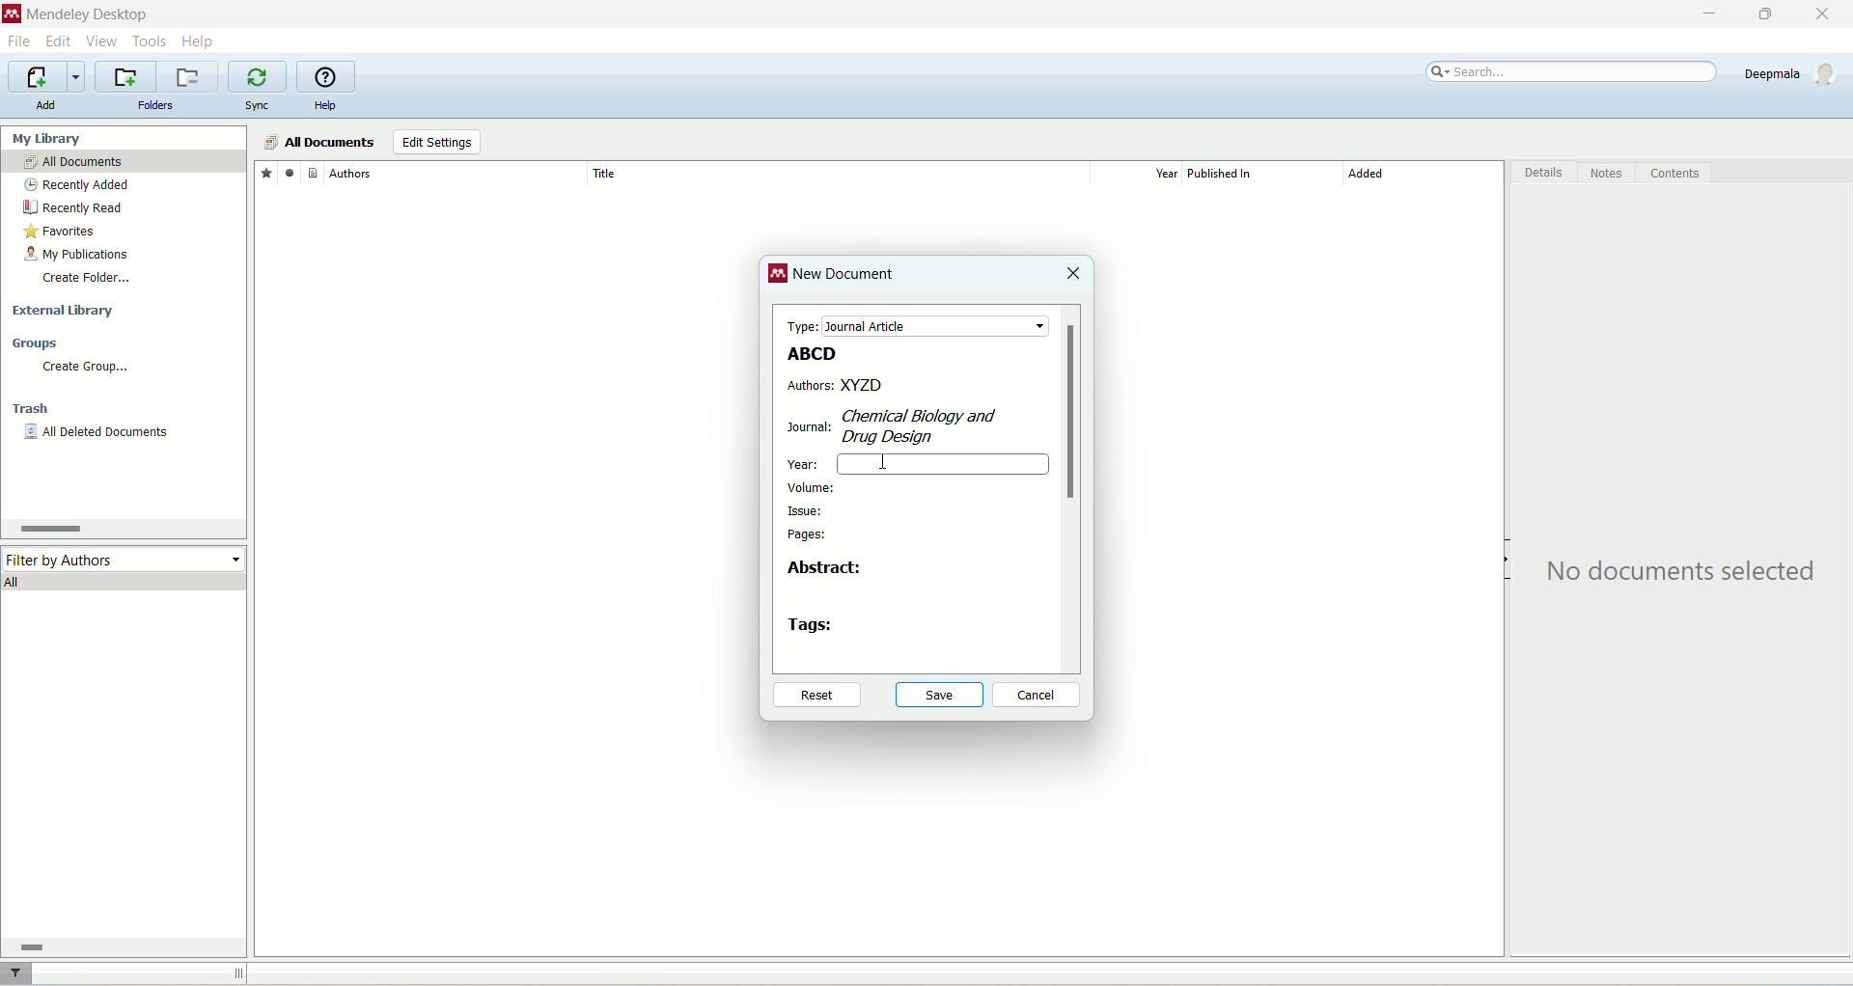  What do you see at coordinates (325, 107) in the screenshot?
I see `help` at bounding box center [325, 107].